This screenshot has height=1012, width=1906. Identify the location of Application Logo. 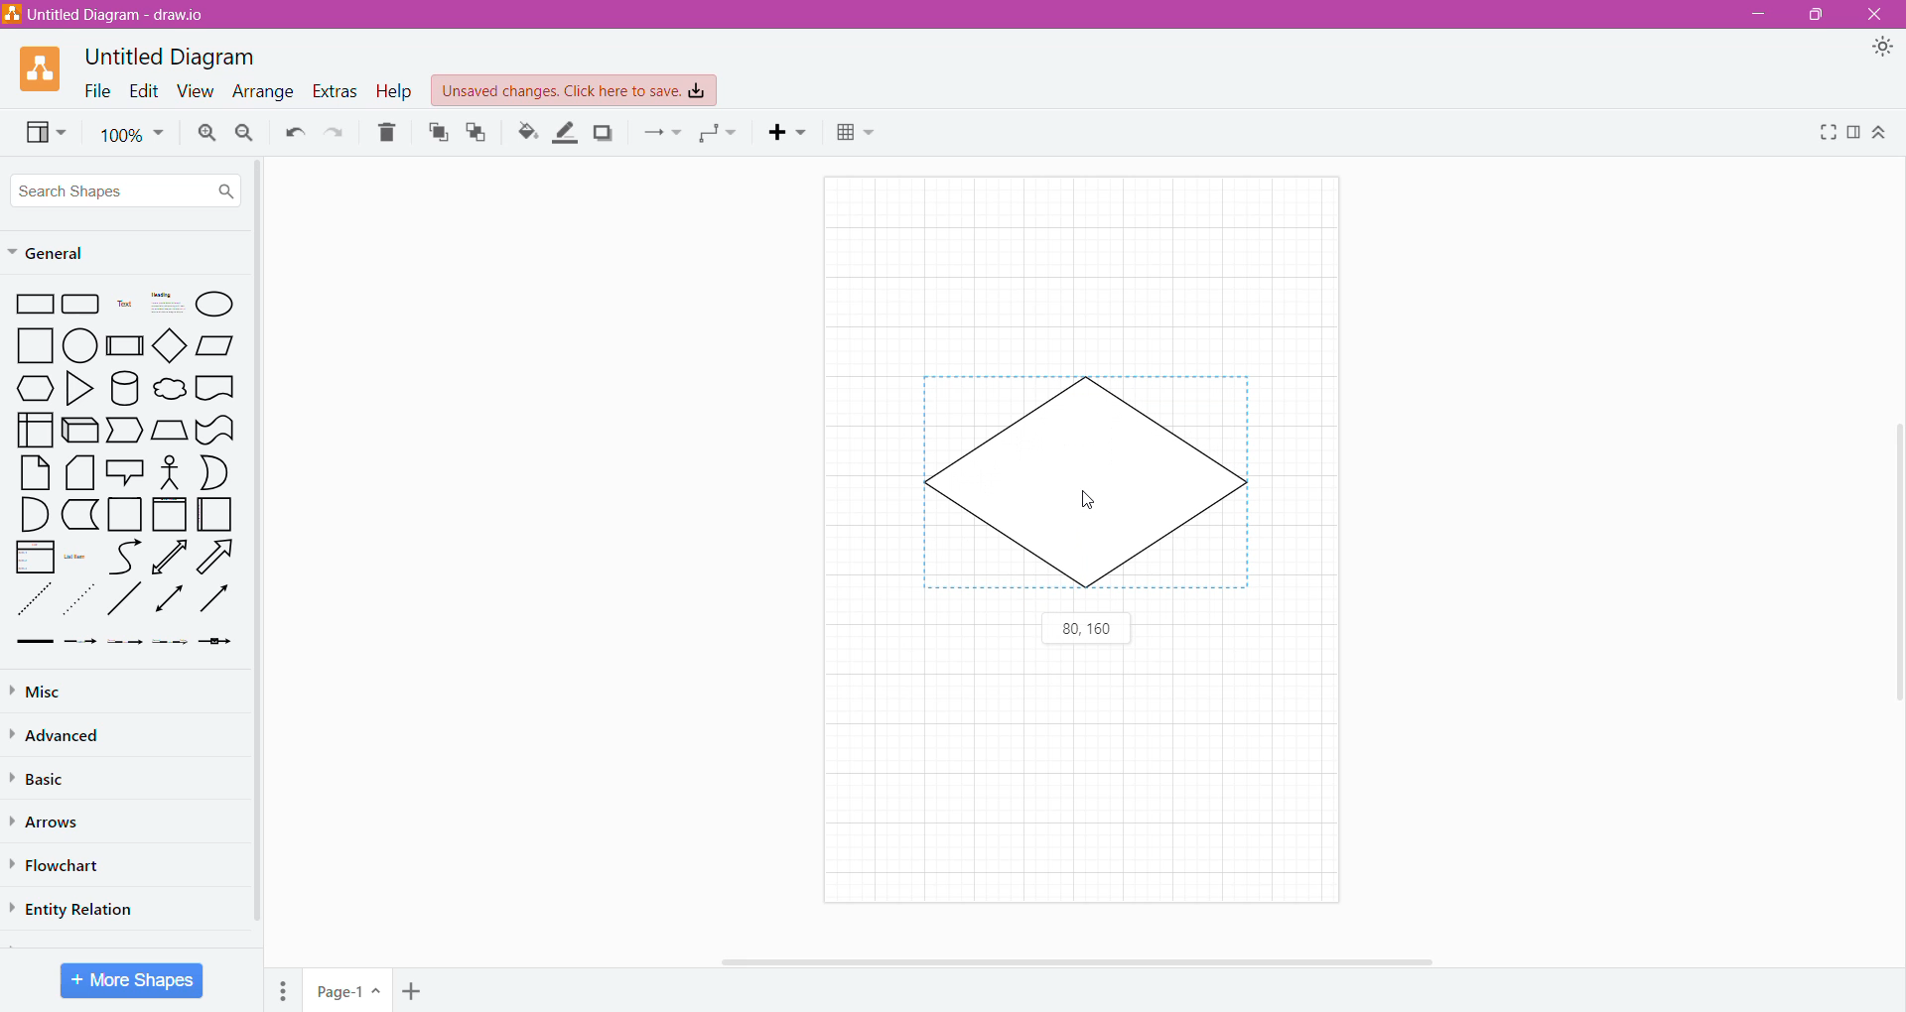
(43, 67).